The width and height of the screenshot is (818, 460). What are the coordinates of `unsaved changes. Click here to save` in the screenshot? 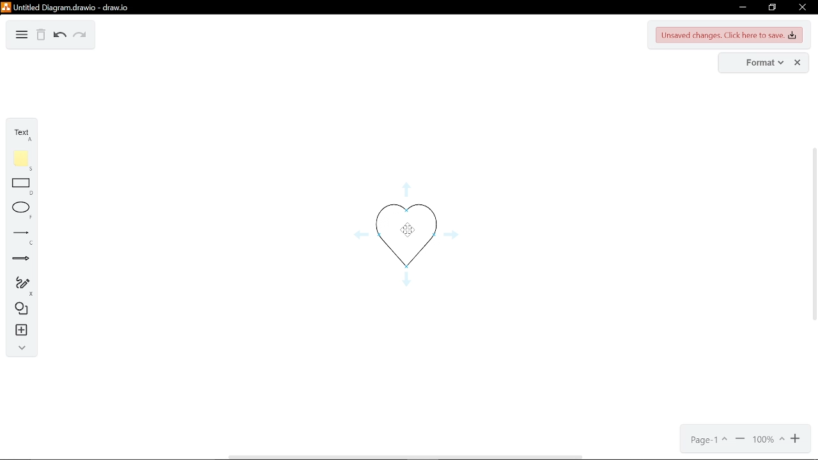 It's located at (730, 36).